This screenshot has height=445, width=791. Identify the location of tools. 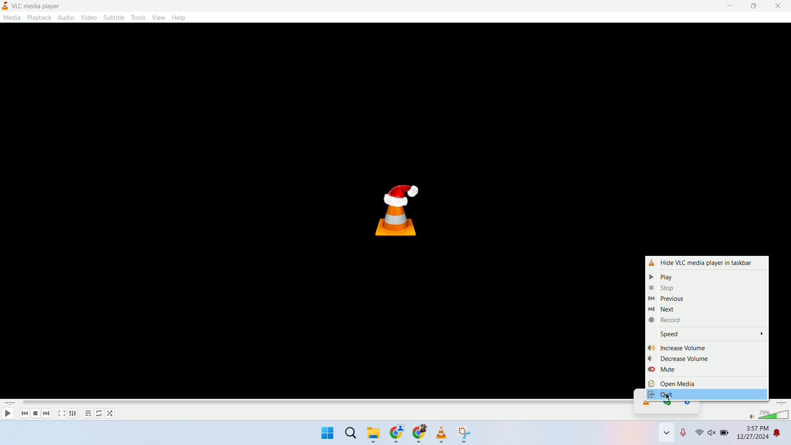
(140, 17).